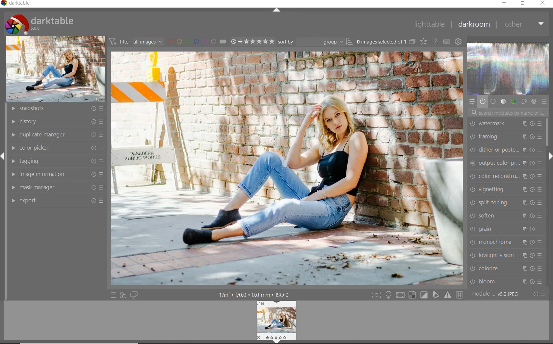 The height and width of the screenshot is (344, 553). What do you see at coordinates (505, 256) in the screenshot?
I see `lowlight vision` at bounding box center [505, 256].